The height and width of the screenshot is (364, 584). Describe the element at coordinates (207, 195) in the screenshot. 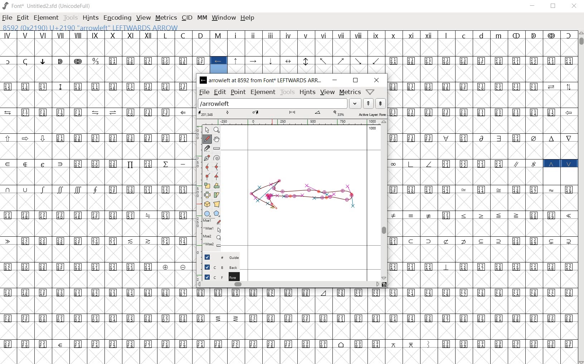

I see `flip the selection` at that location.